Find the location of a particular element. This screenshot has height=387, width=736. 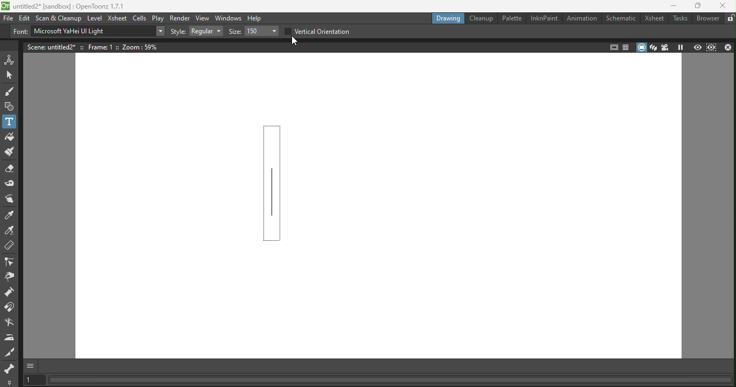

Geometric tool is located at coordinates (10, 105).